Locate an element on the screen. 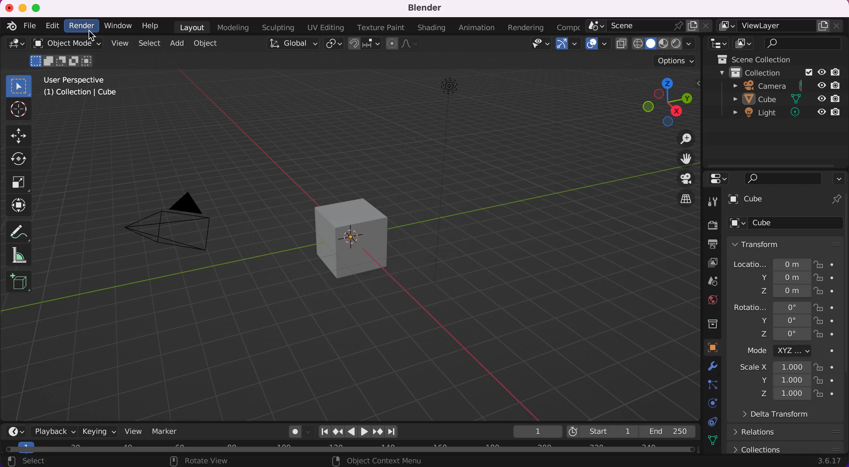 This screenshot has width=849, height=467. constraints is located at coordinates (711, 421).